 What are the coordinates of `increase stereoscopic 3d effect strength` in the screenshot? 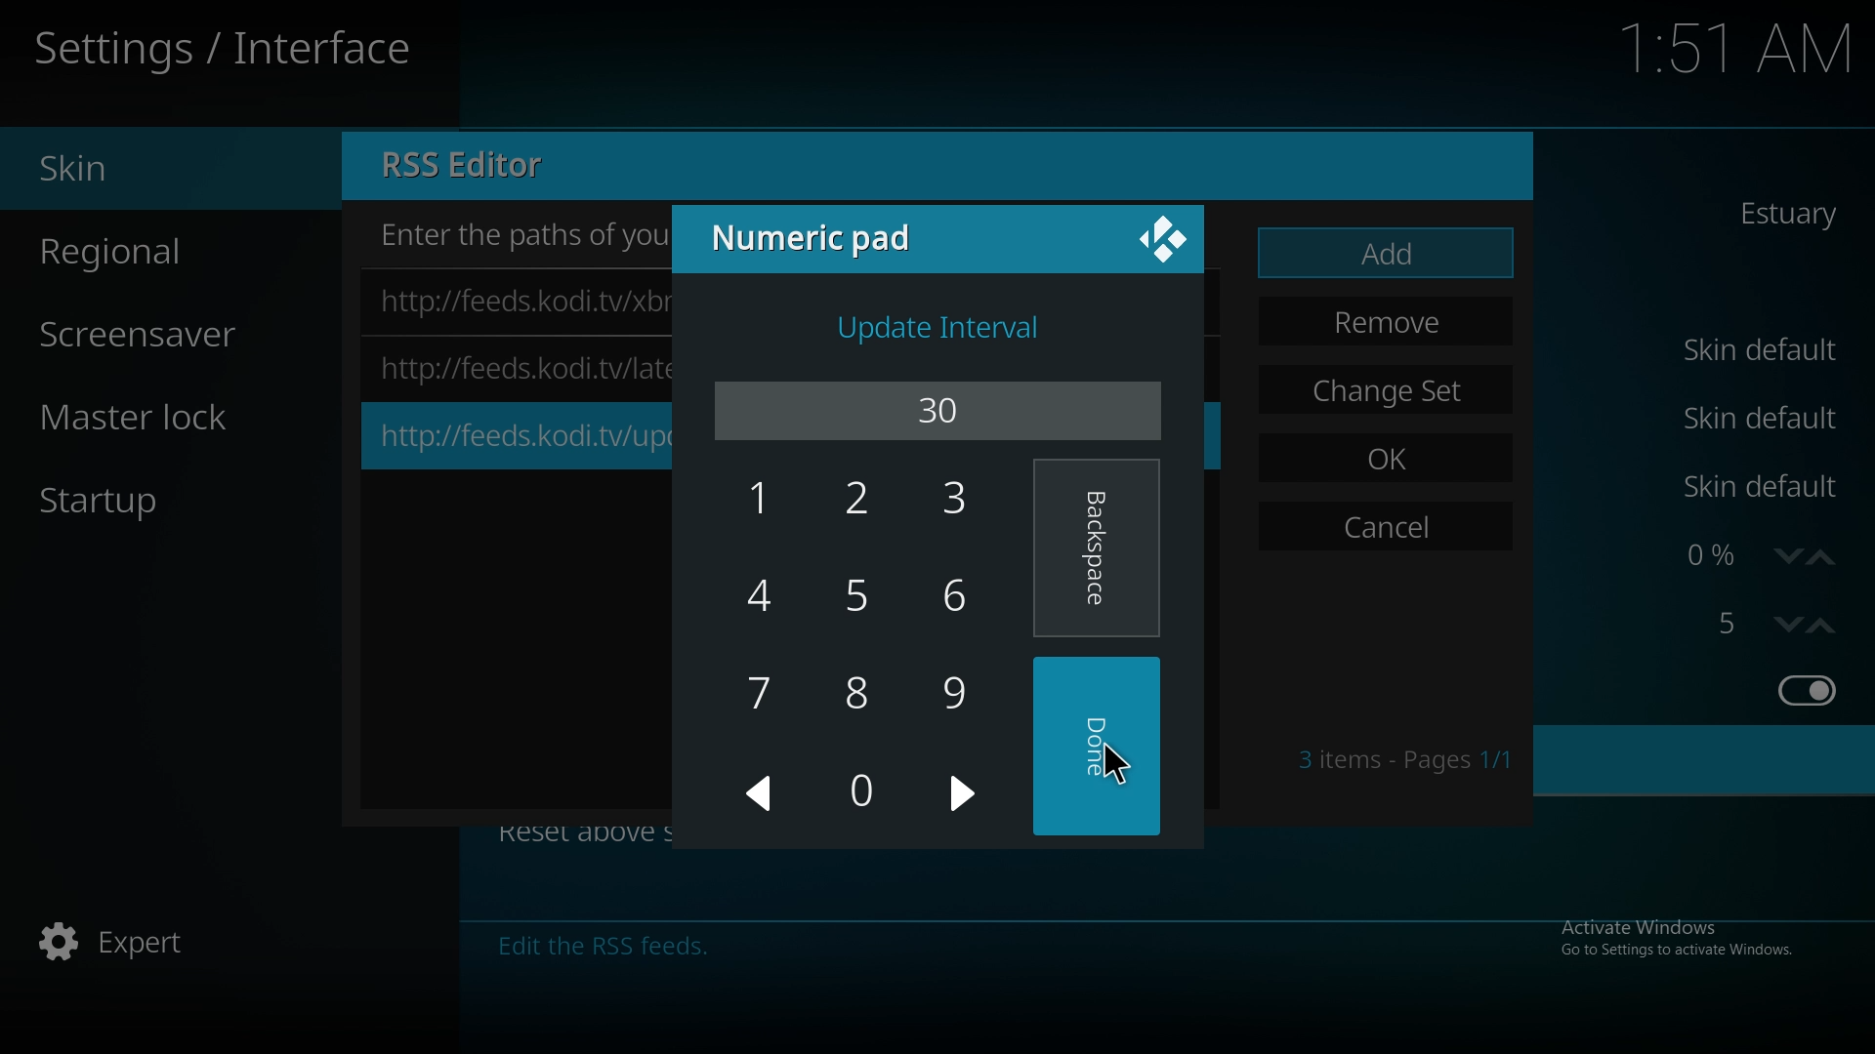 It's located at (1823, 625).